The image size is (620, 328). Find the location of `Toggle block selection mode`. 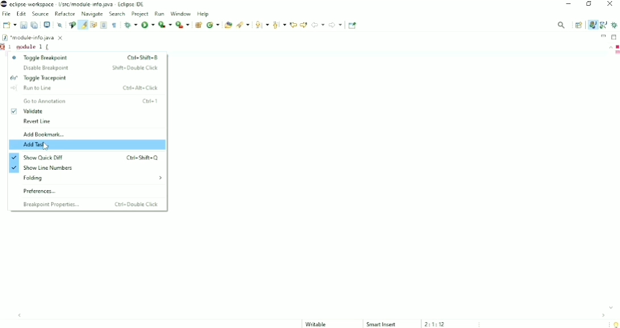

Toggle block selection mode is located at coordinates (104, 25).